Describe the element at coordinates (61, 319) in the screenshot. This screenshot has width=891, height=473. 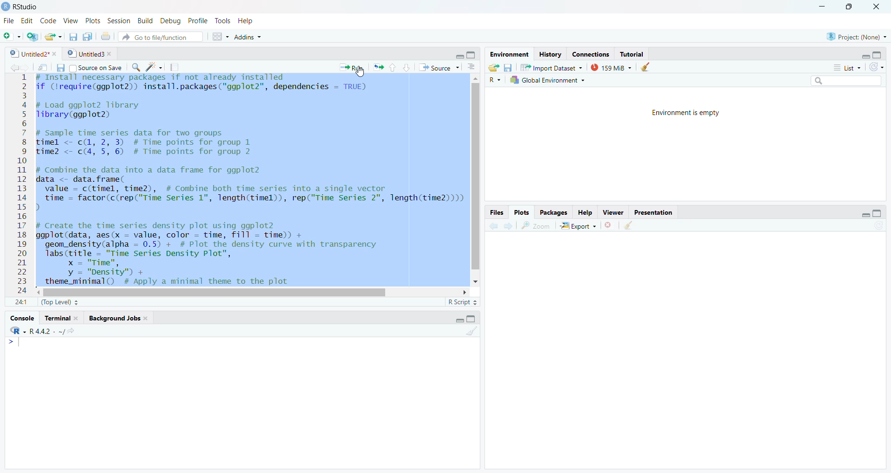
I see `Terminal` at that location.